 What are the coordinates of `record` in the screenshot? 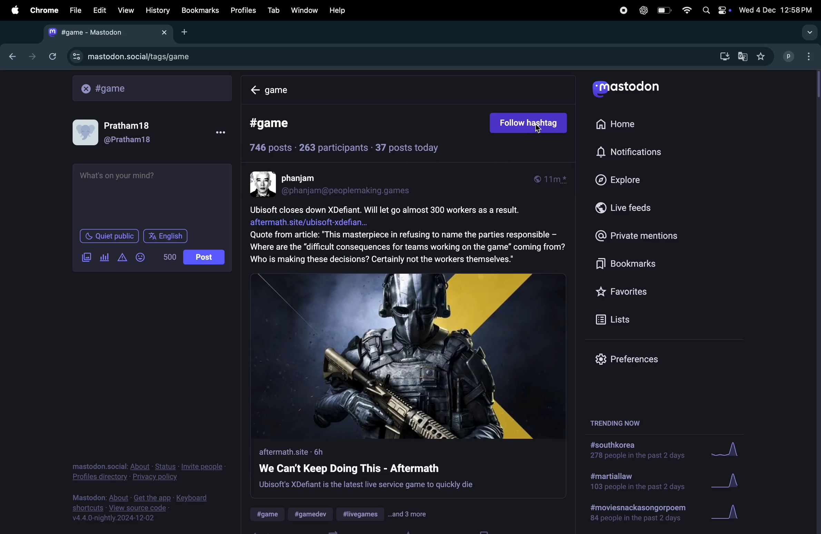 It's located at (623, 10).